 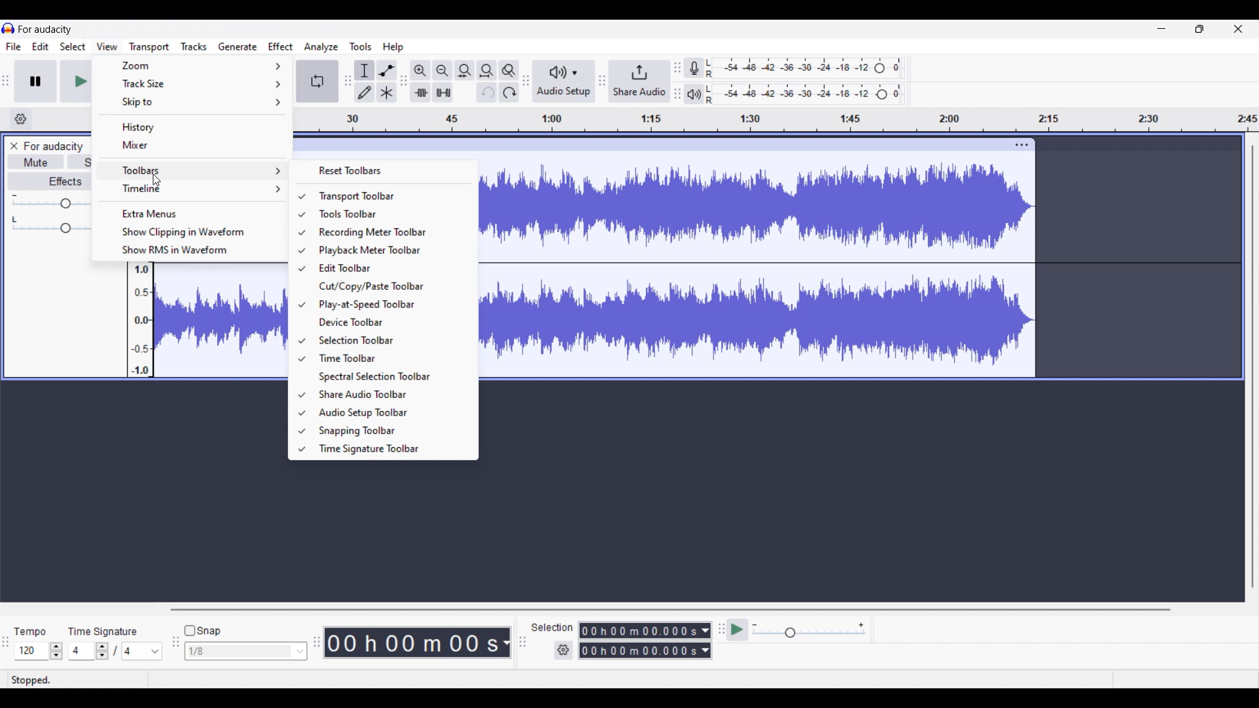 I want to click on Volume slider, so click(x=49, y=203).